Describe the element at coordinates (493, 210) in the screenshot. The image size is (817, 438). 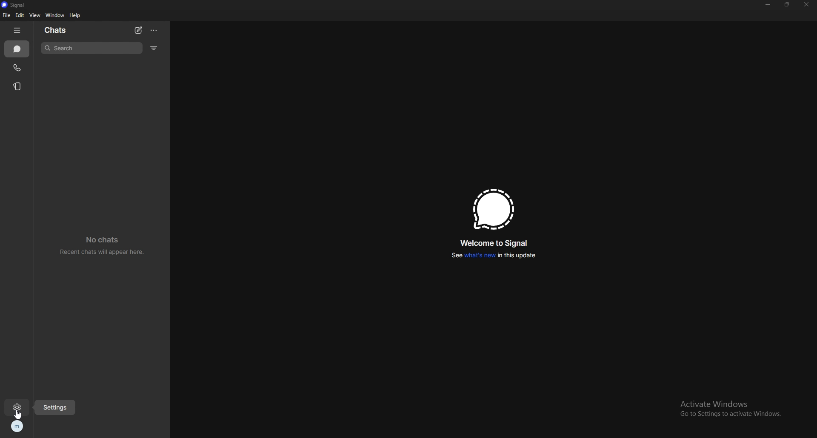
I see `signal logo` at that location.